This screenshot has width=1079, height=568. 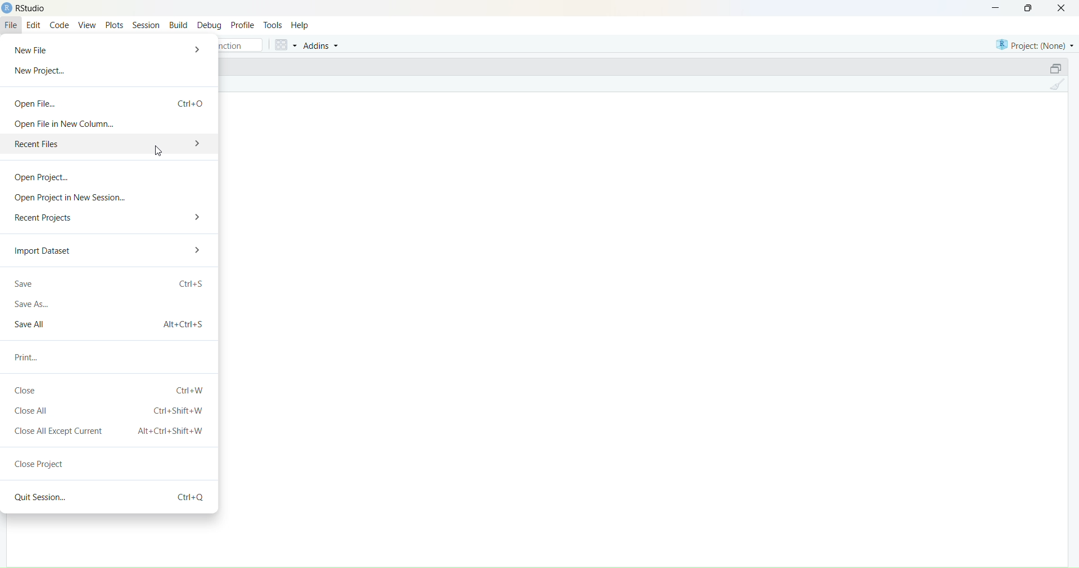 What do you see at coordinates (199, 49) in the screenshot?
I see `More` at bounding box center [199, 49].